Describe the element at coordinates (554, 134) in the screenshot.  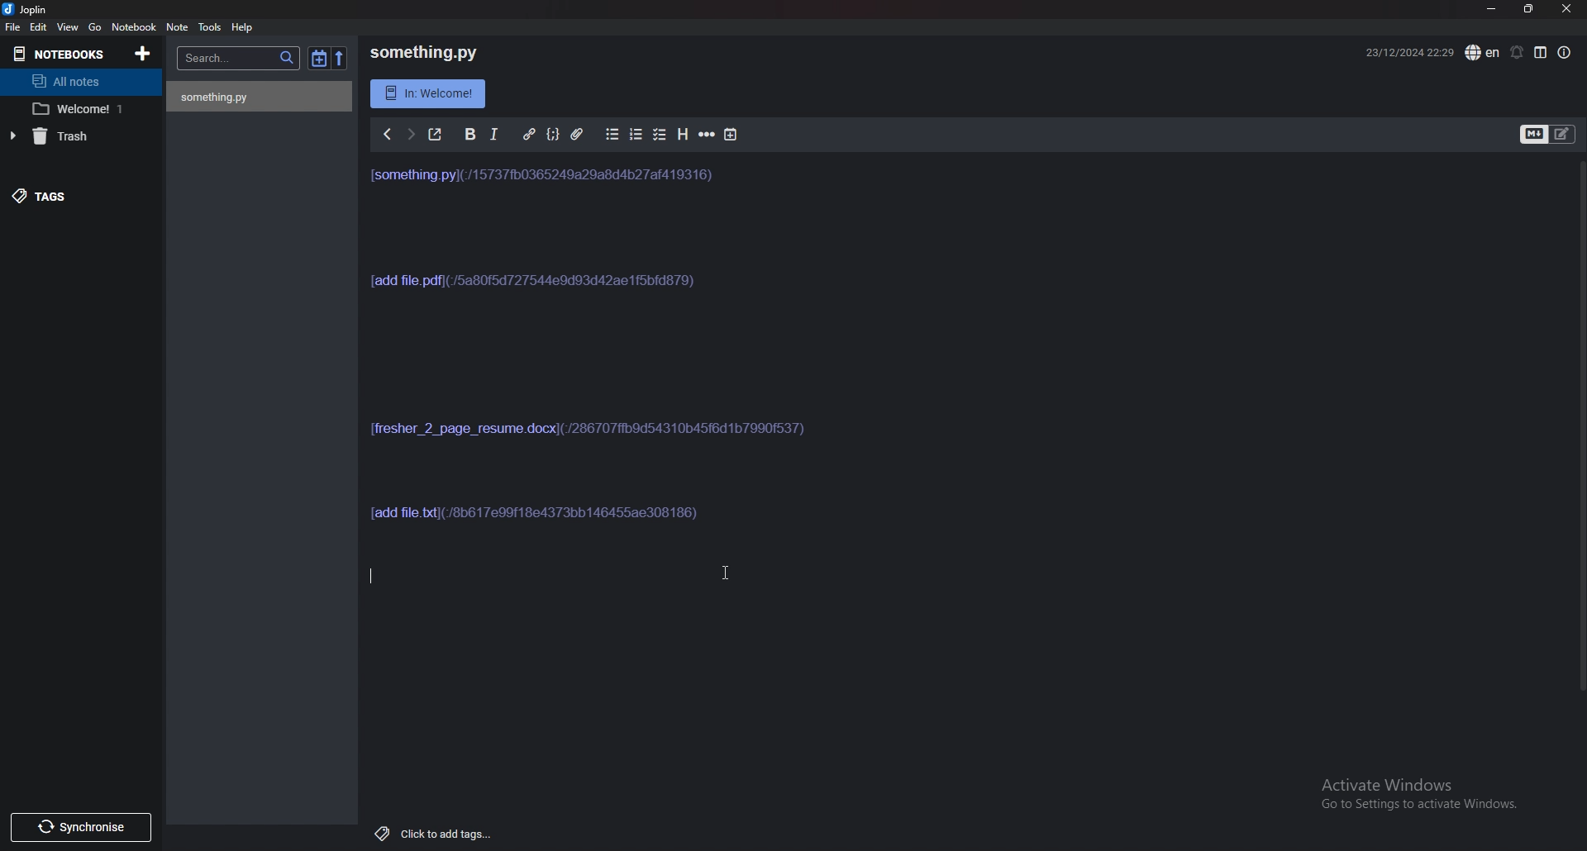
I see `Code` at that location.